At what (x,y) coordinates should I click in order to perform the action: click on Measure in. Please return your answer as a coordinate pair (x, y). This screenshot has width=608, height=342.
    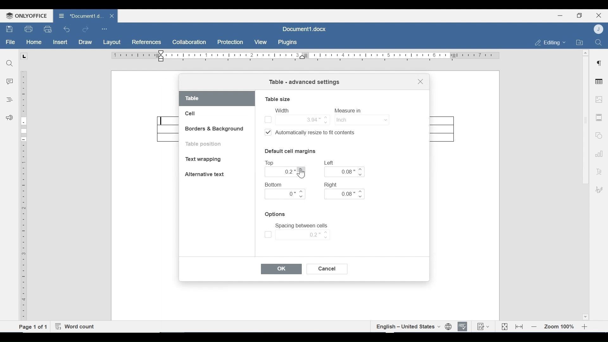
    Looking at the image, I should click on (350, 111).